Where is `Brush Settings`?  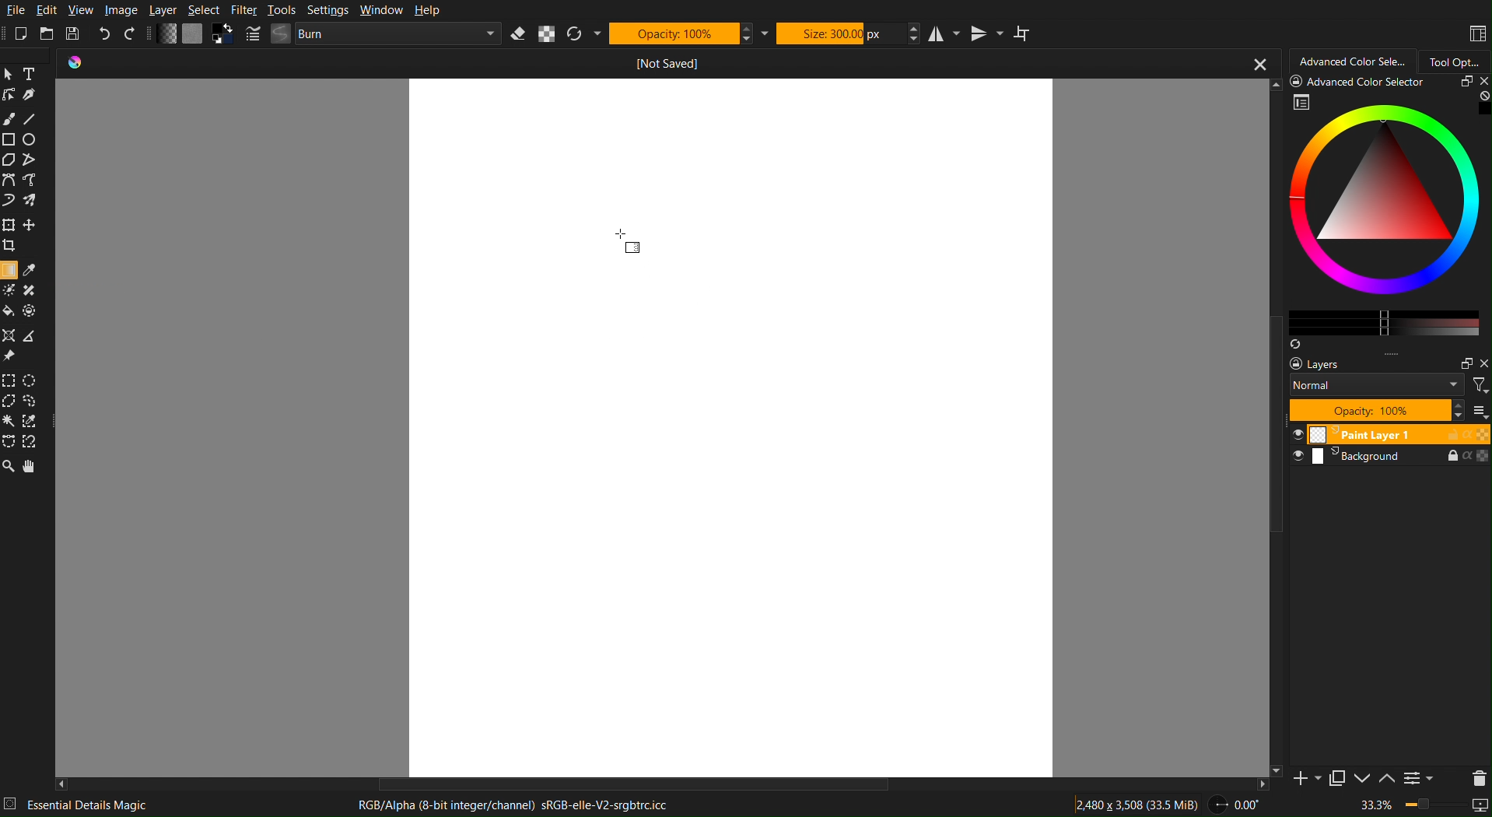 Brush Settings is located at coordinates (375, 34).